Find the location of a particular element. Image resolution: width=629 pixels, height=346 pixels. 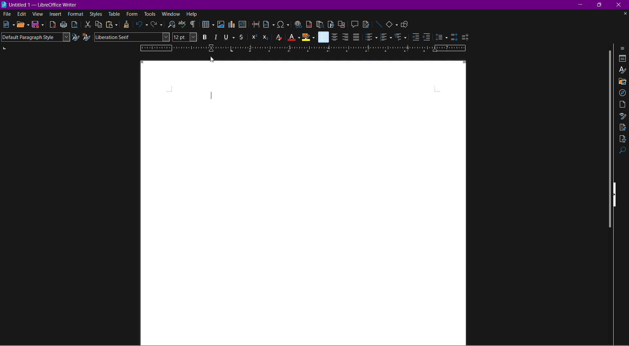

Font size is located at coordinates (184, 37).